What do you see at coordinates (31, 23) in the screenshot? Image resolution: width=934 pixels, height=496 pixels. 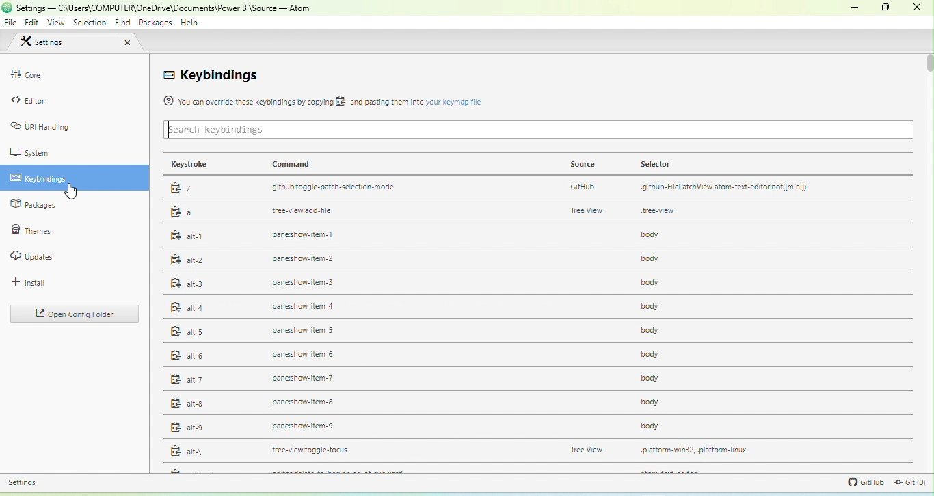 I see `edit menu` at bounding box center [31, 23].